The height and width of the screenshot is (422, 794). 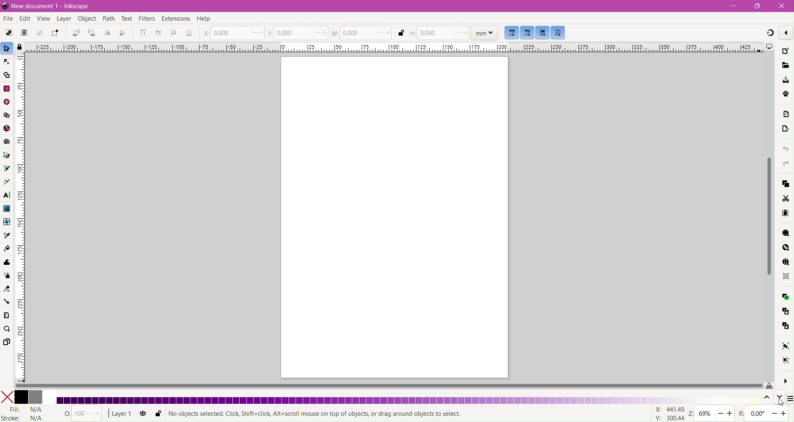 I want to click on Rectangle Tool, so click(x=7, y=89).